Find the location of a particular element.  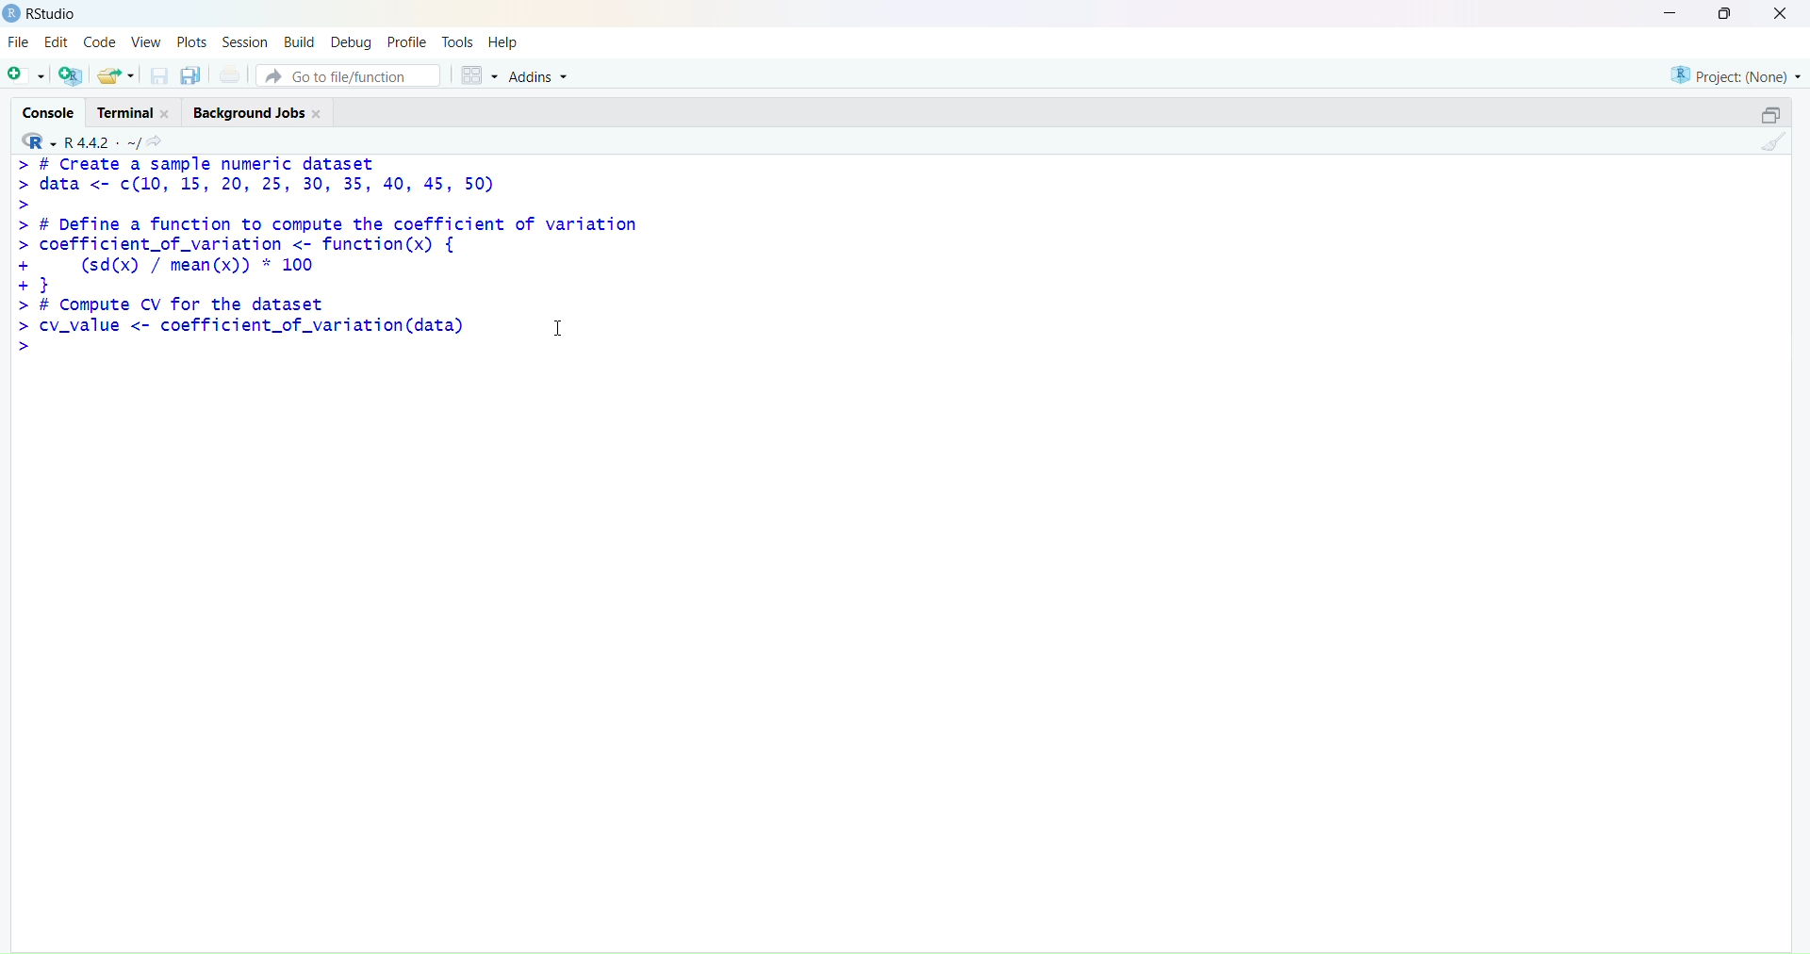

tools is located at coordinates (460, 41).